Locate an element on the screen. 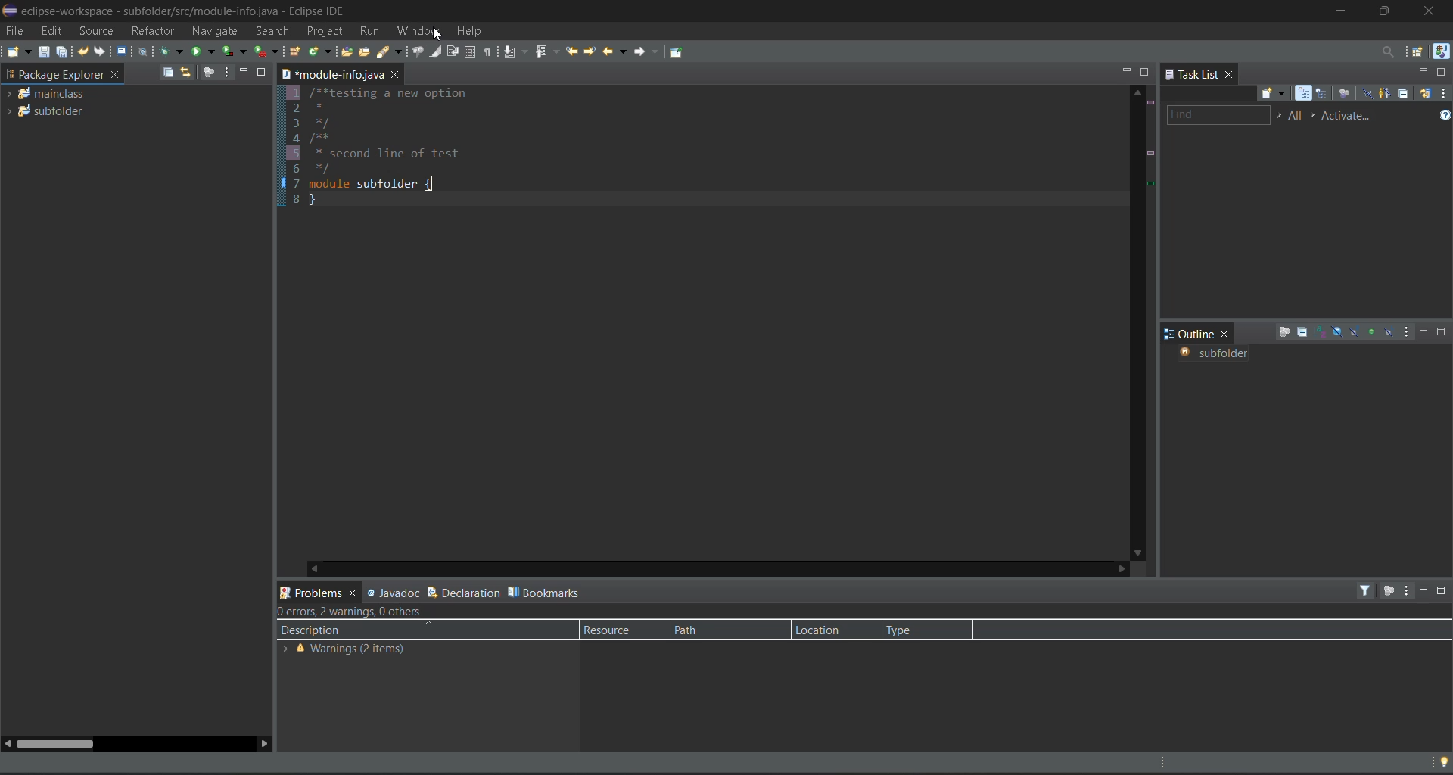 The height and width of the screenshot is (775, 1453). edit task working sets is located at coordinates (1296, 117).